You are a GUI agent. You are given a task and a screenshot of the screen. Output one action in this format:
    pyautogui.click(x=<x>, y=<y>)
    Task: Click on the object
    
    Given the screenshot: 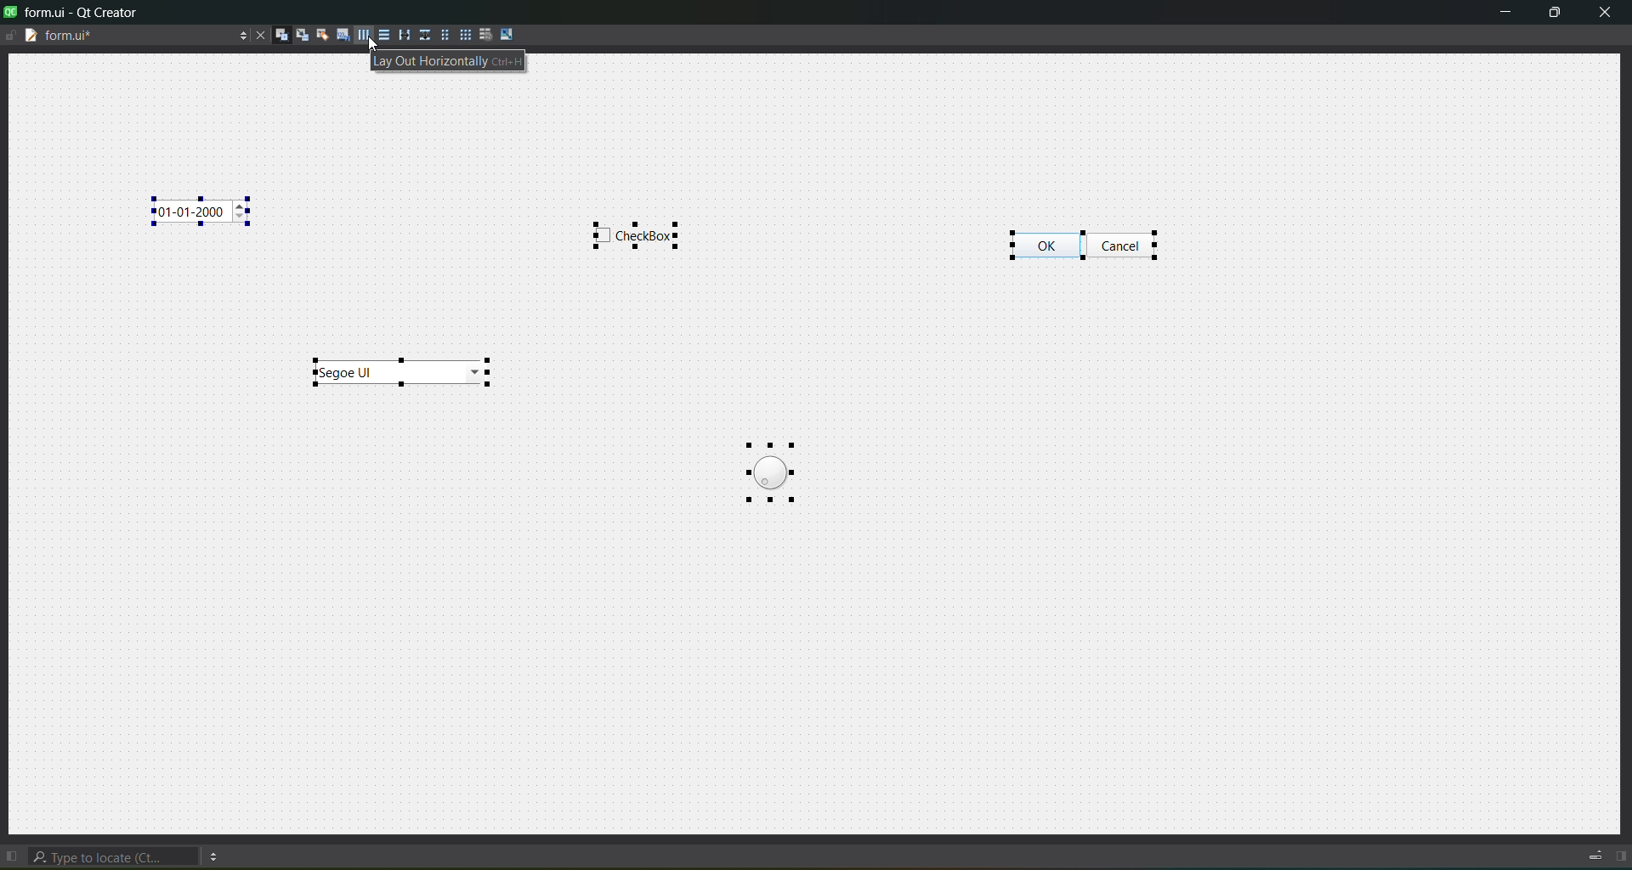 What is the action you would take?
    pyautogui.click(x=636, y=240)
    